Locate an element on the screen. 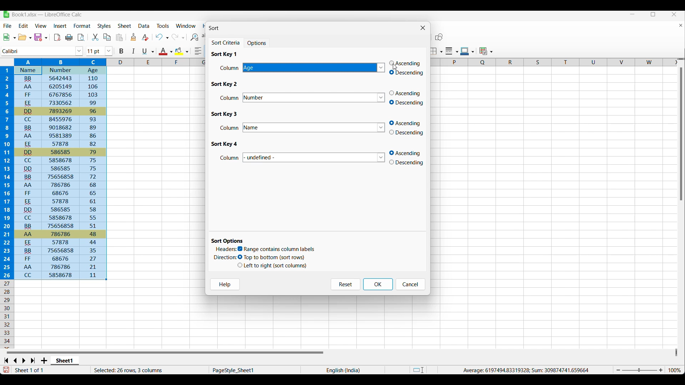 The height and width of the screenshot is (385, 685). Horizontal slide bar is located at coordinates (165, 352).